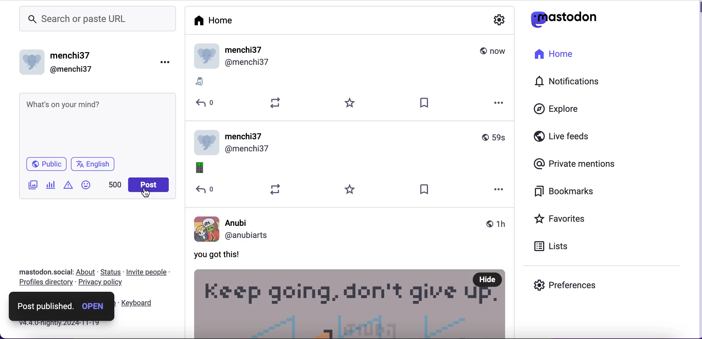 The image size is (702, 339). I want to click on menchi37 @menchi37, so click(352, 143).